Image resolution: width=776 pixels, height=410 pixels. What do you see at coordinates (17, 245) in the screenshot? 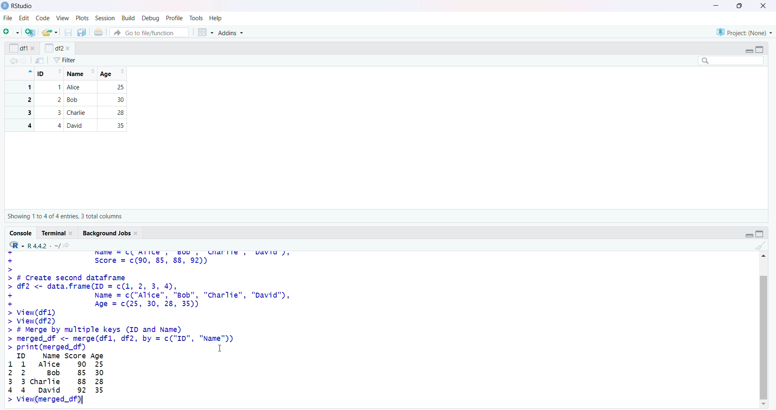
I see `R` at bounding box center [17, 245].